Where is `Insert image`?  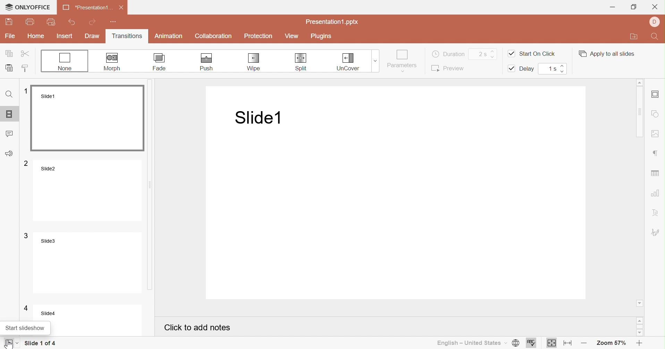
Insert image is located at coordinates (654, 134).